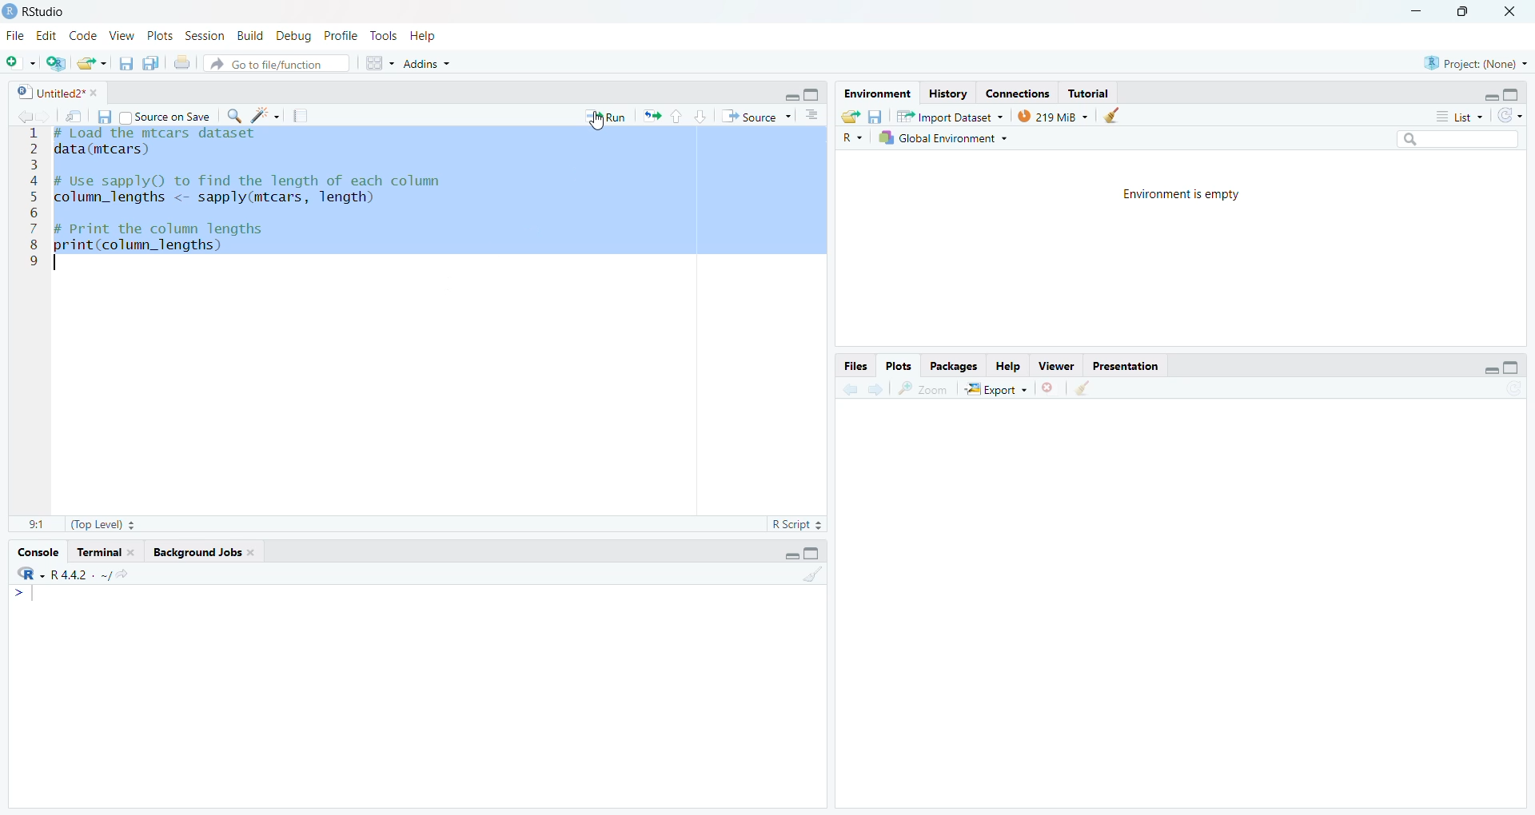  What do you see at coordinates (91, 63) in the screenshot?
I see `Open an existing file` at bounding box center [91, 63].